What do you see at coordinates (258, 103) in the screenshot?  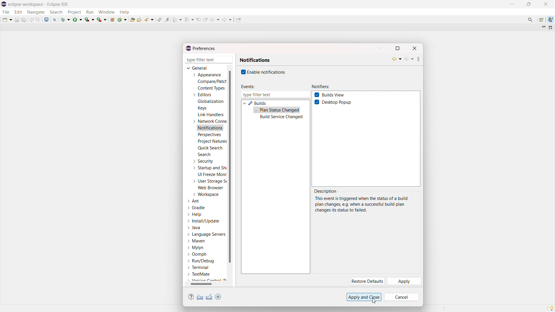 I see `builds` at bounding box center [258, 103].